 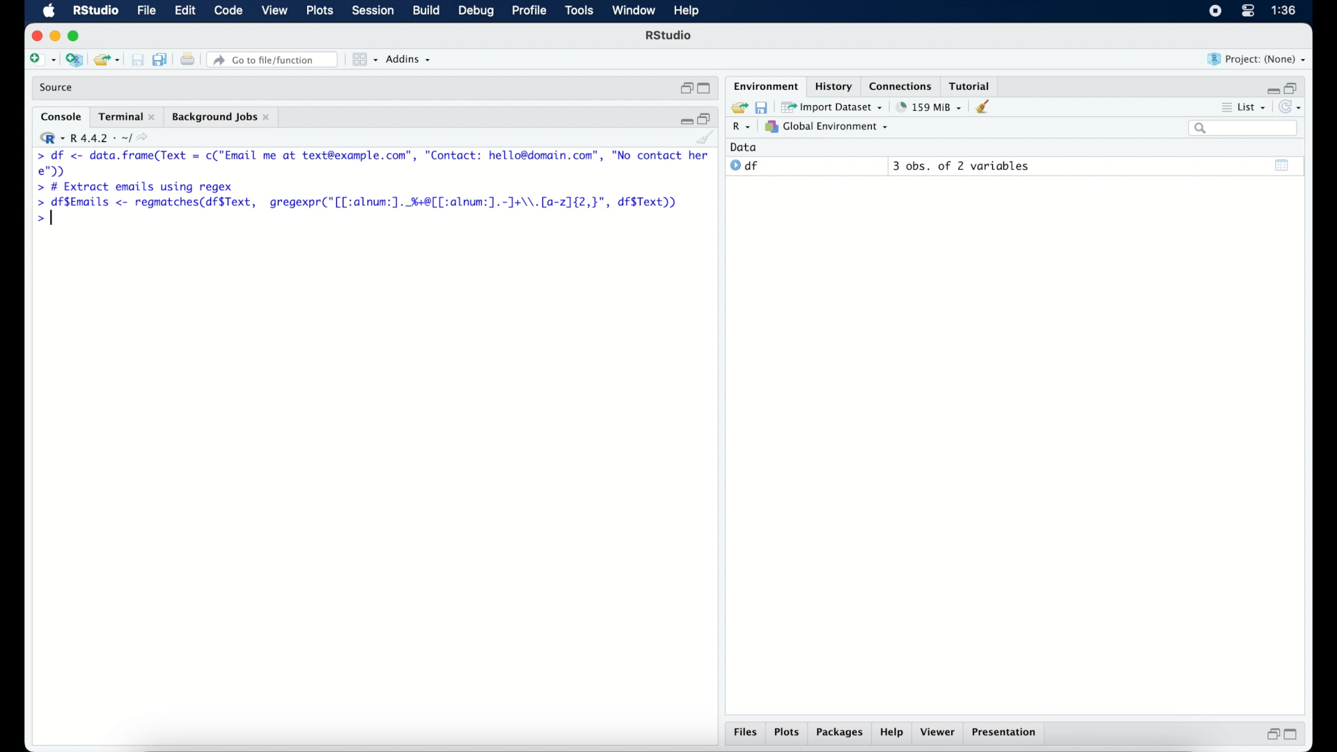 What do you see at coordinates (634, 12) in the screenshot?
I see `window` at bounding box center [634, 12].